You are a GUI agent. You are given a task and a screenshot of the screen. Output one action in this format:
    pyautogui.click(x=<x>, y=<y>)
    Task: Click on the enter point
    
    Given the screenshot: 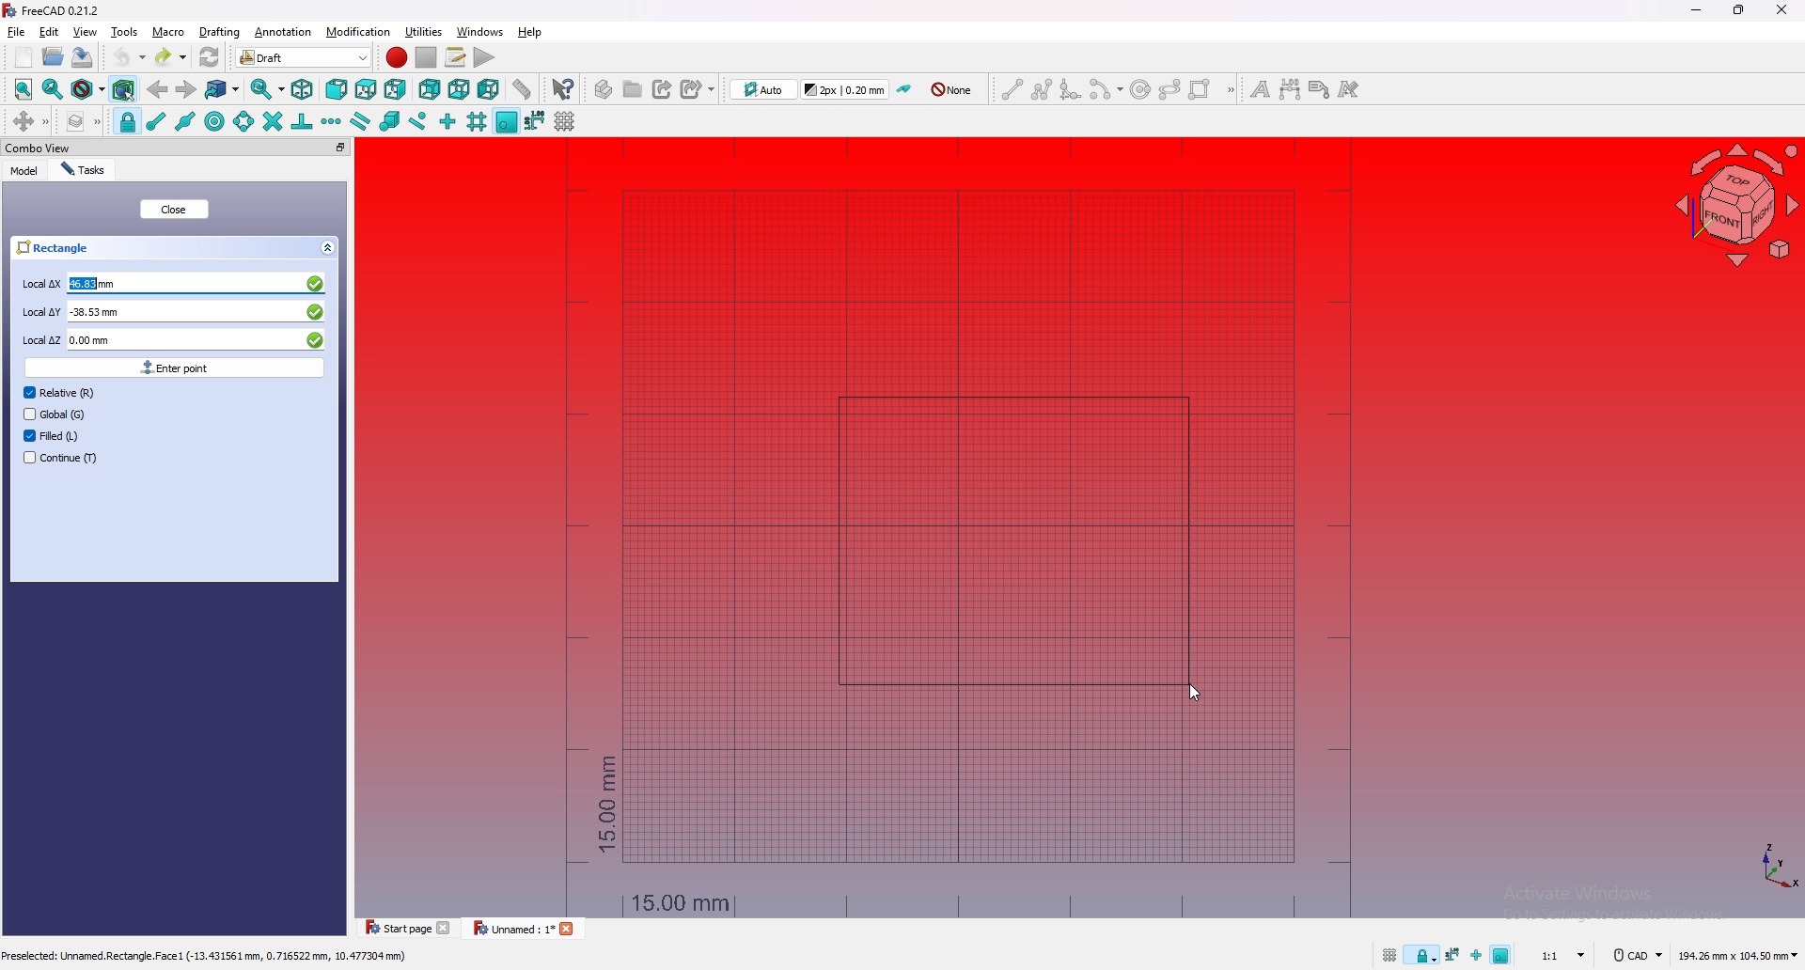 What is the action you would take?
    pyautogui.click(x=173, y=367)
    